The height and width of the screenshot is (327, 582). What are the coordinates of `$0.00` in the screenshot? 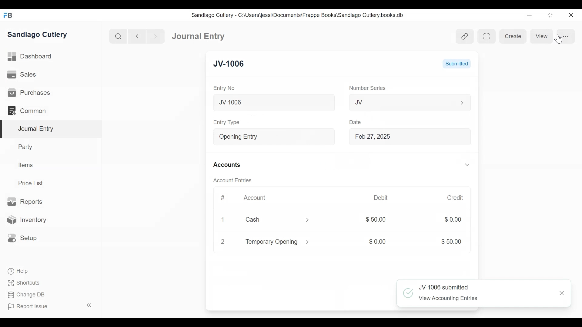 It's located at (376, 242).